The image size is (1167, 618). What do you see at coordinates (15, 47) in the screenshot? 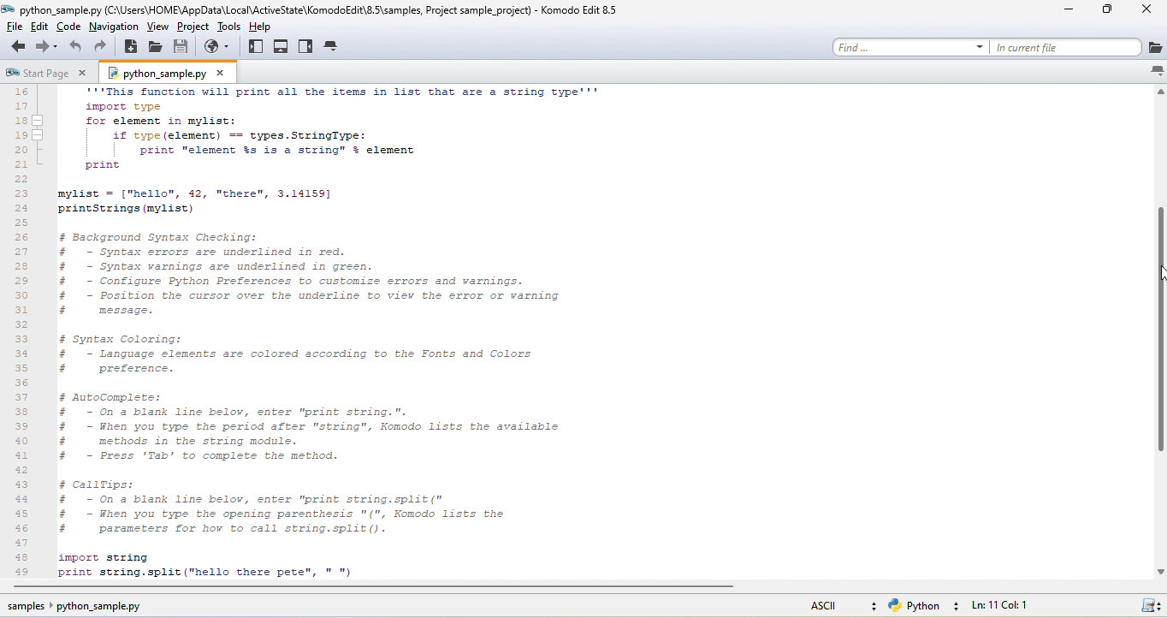
I see `back` at bounding box center [15, 47].